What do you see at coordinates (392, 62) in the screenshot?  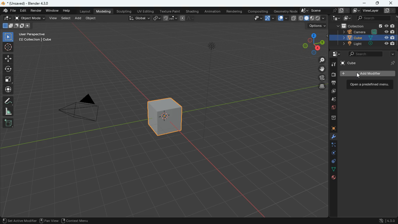 I see `` at bounding box center [392, 62].